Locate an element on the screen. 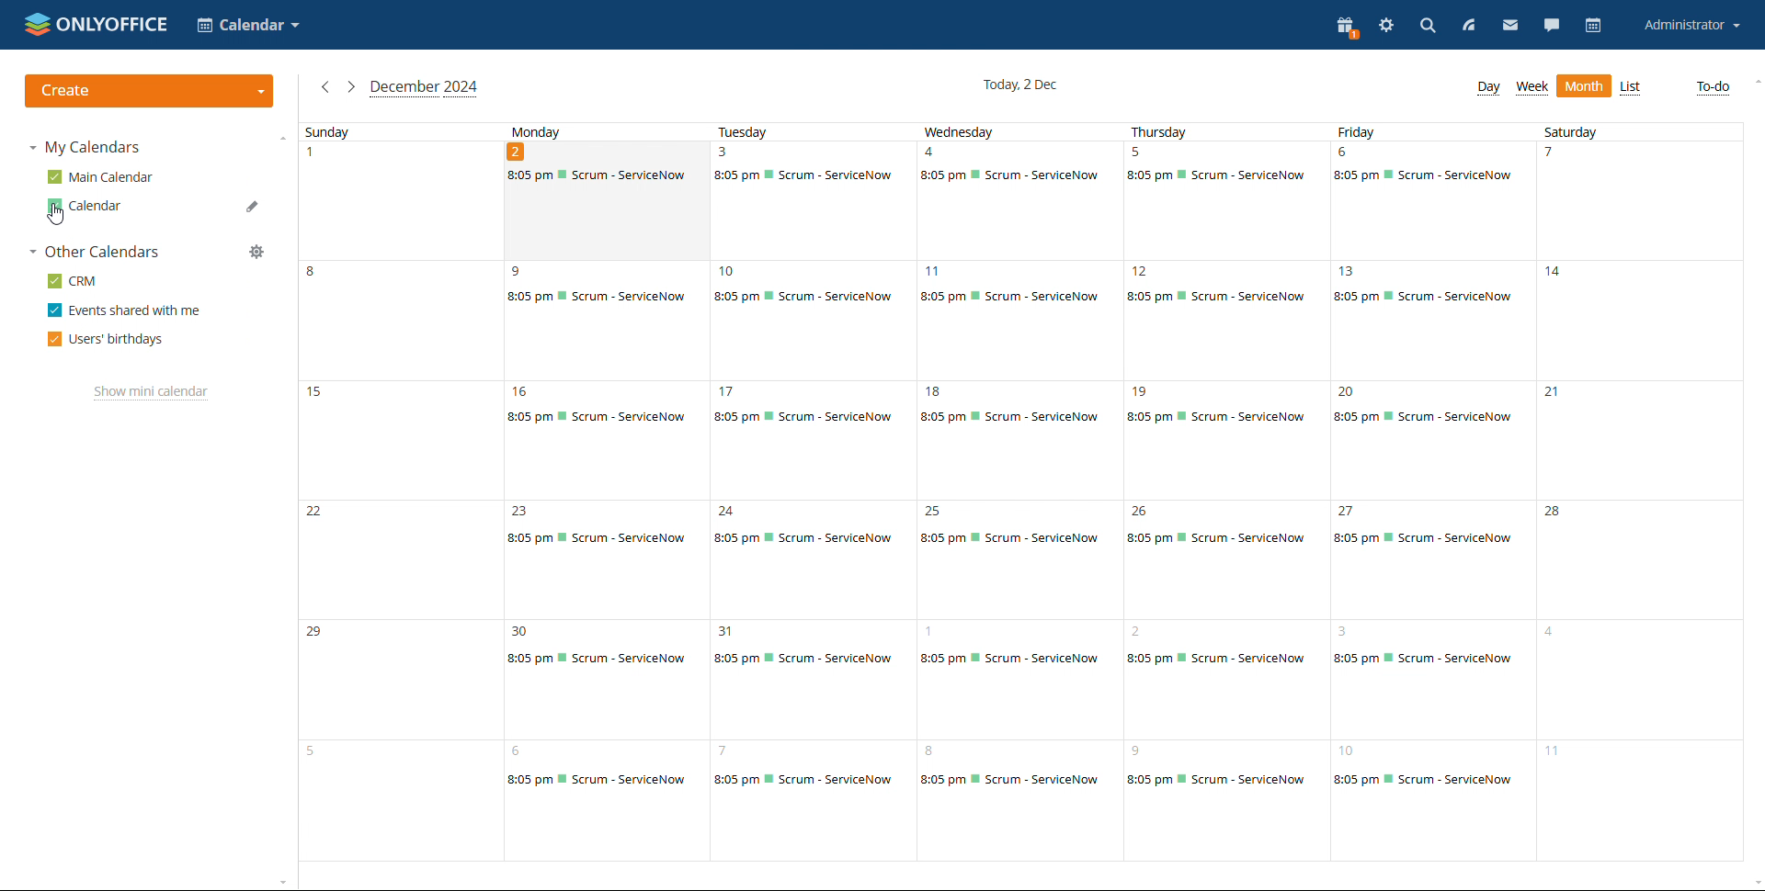  to-do is located at coordinates (1714, 86).